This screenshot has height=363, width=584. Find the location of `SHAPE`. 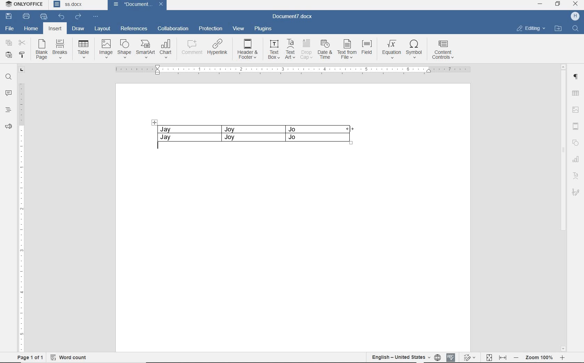

SHAPE is located at coordinates (123, 49).